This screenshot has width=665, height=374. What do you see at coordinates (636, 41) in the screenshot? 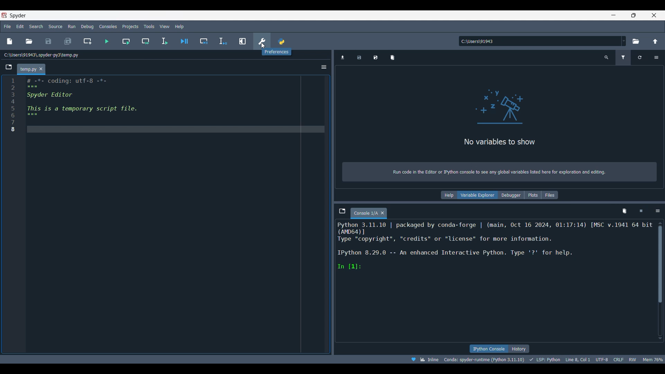
I see `Browse a working directory` at bounding box center [636, 41].